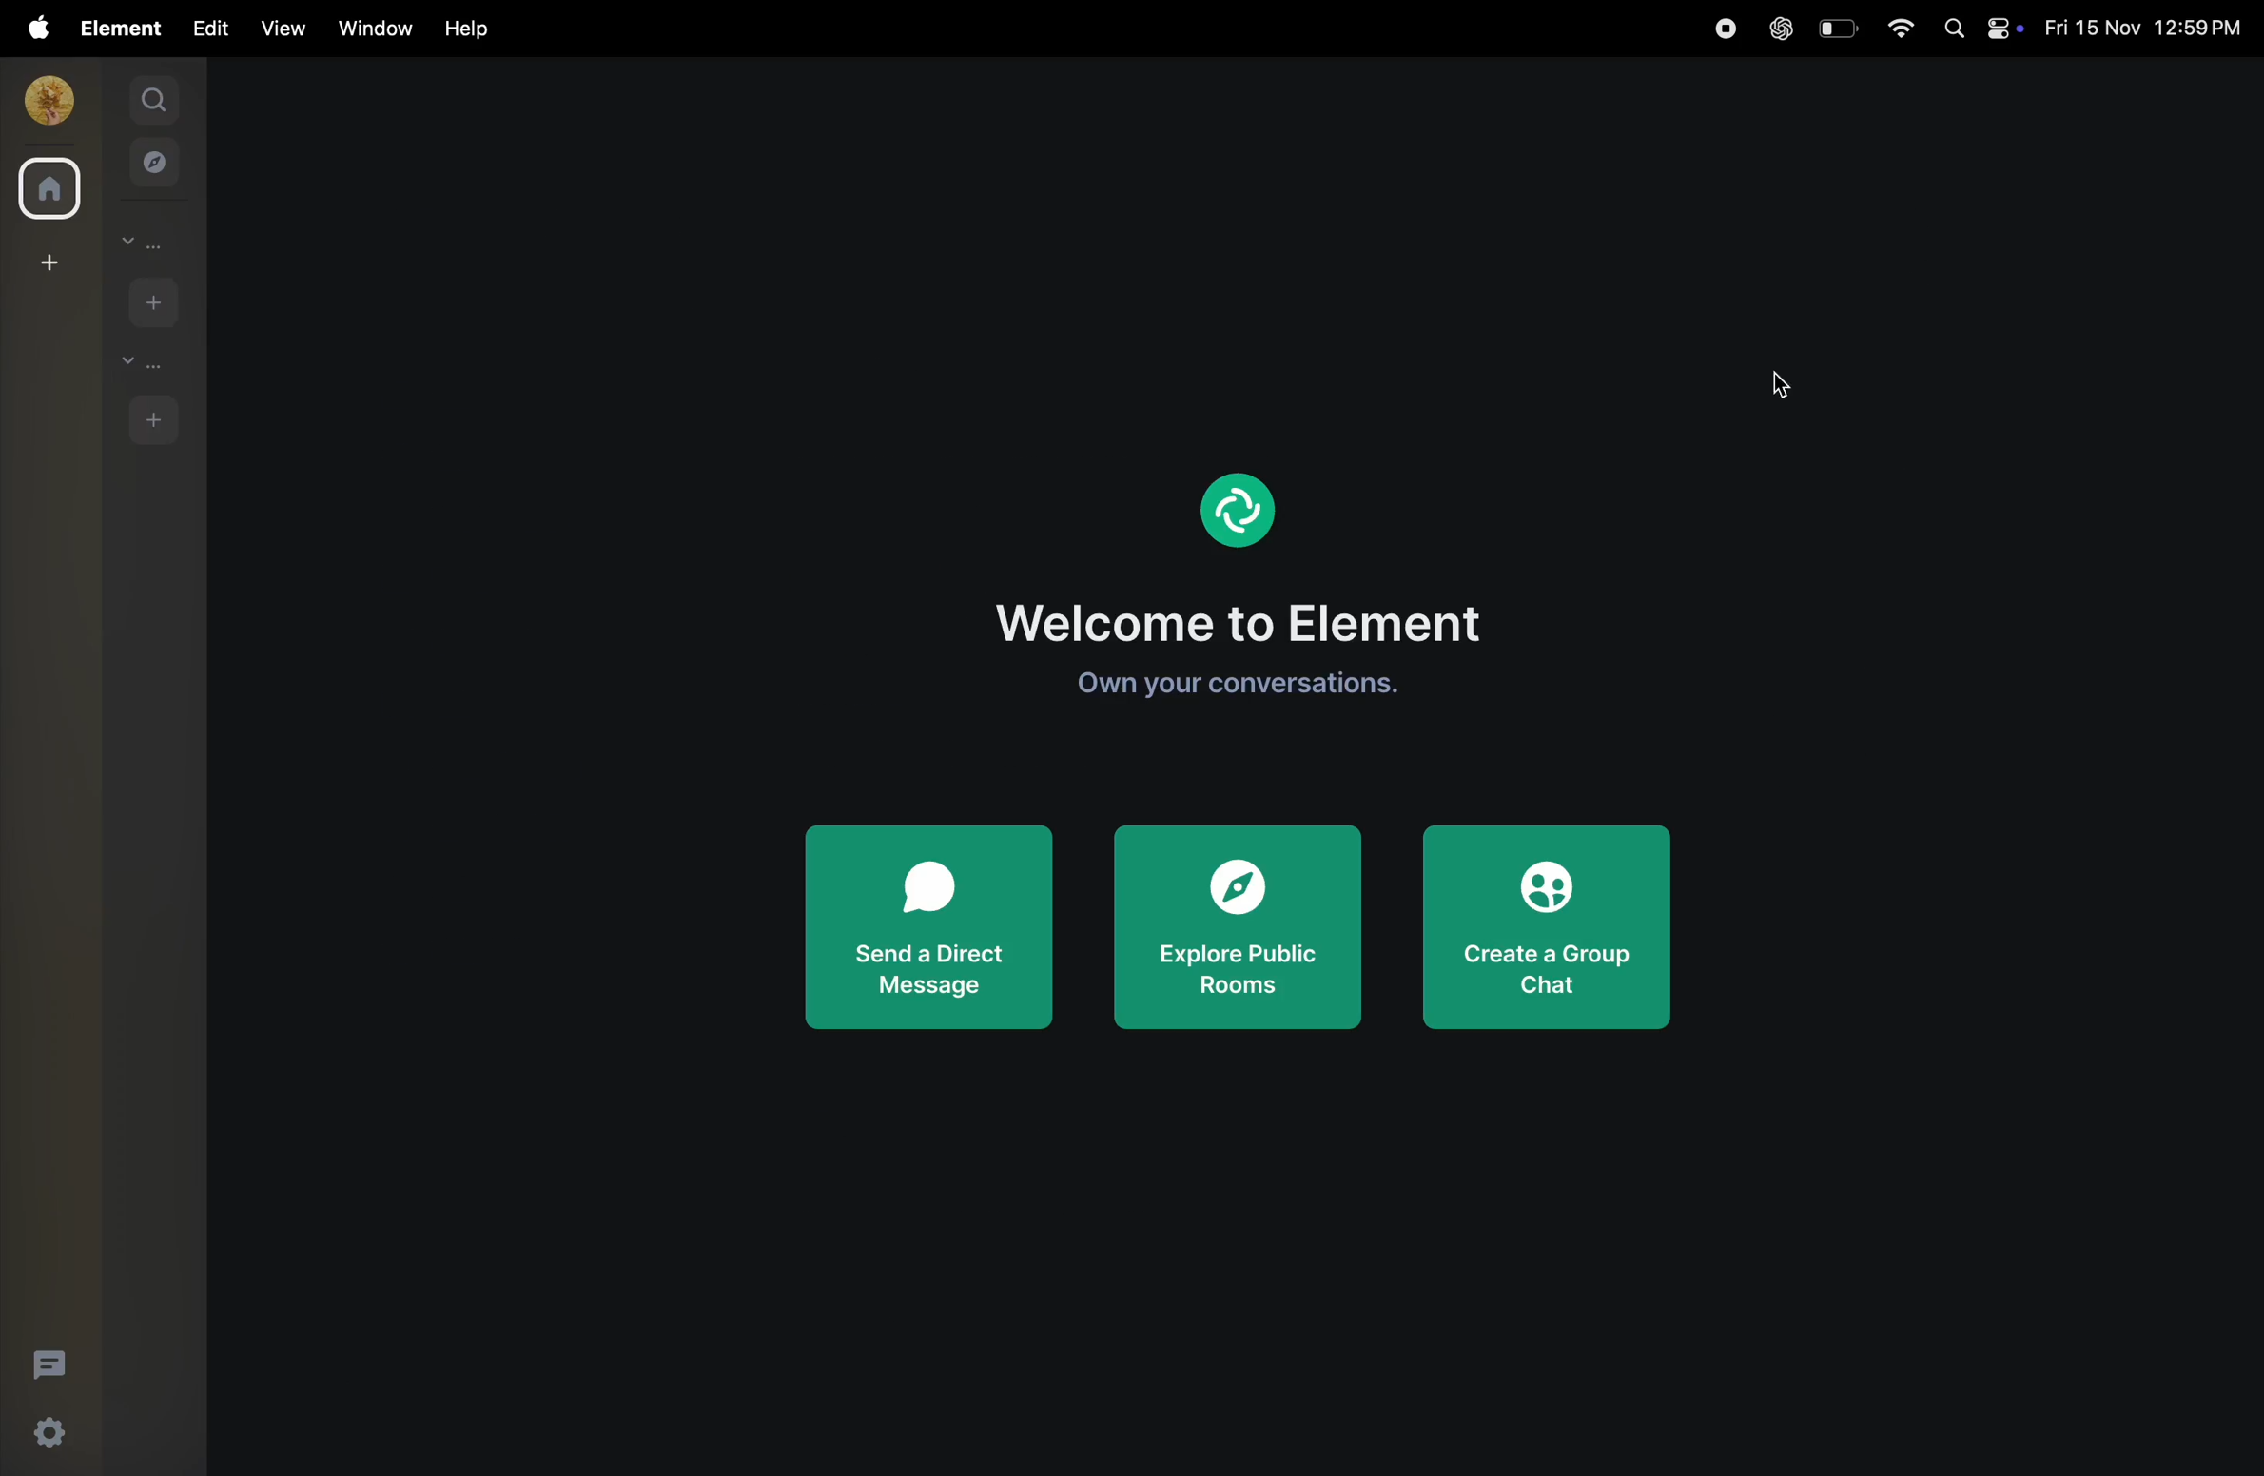 This screenshot has width=2264, height=1476. I want to click on view, so click(278, 29).